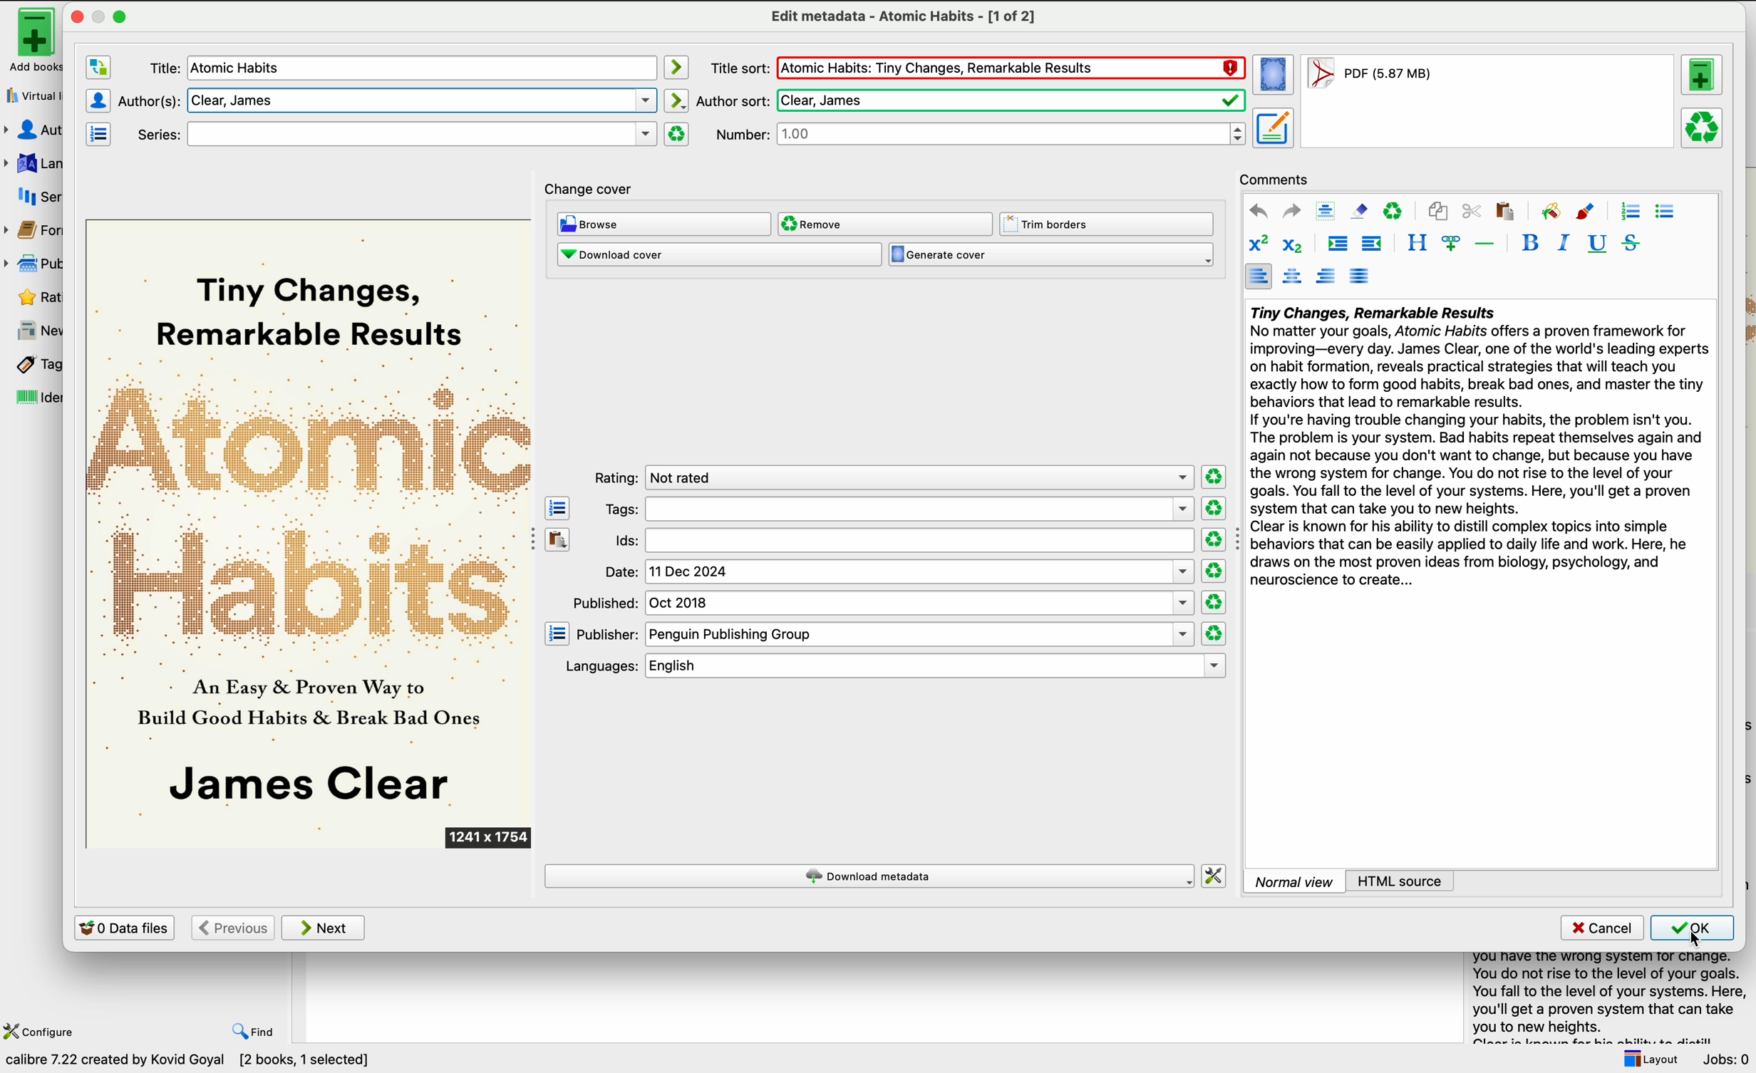  Describe the element at coordinates (149, 100) in the screenshot. I see `delete the text` at that location.